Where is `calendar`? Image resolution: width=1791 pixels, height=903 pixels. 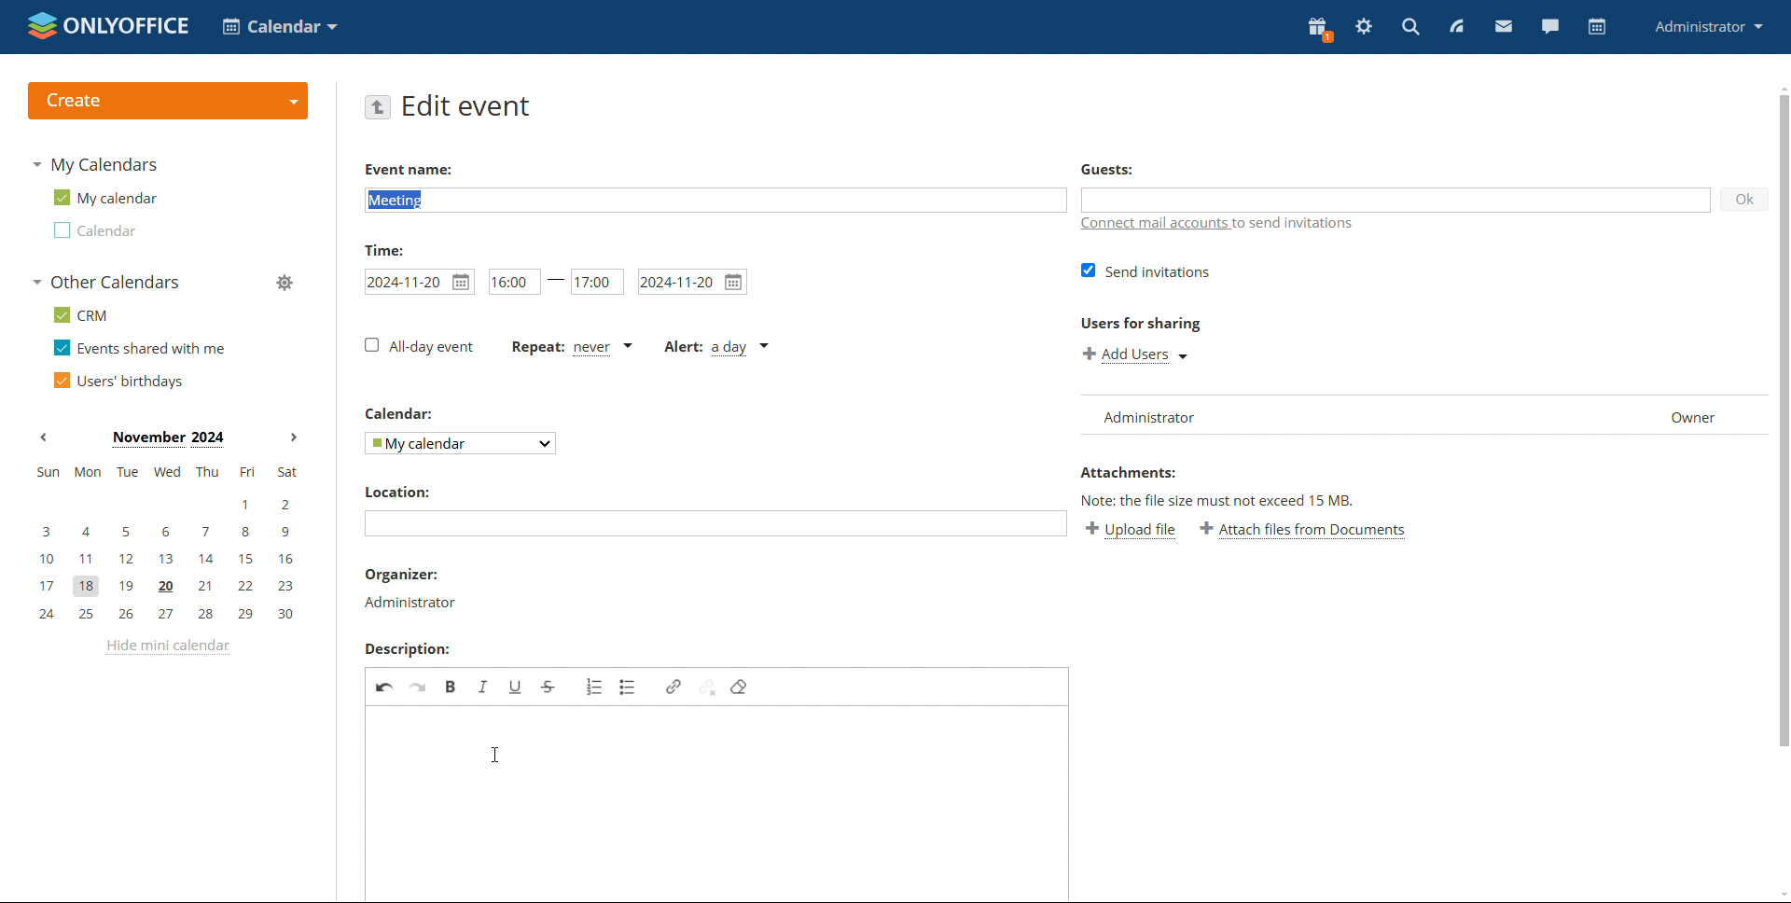
calendar is located at coordinates (94, 230).